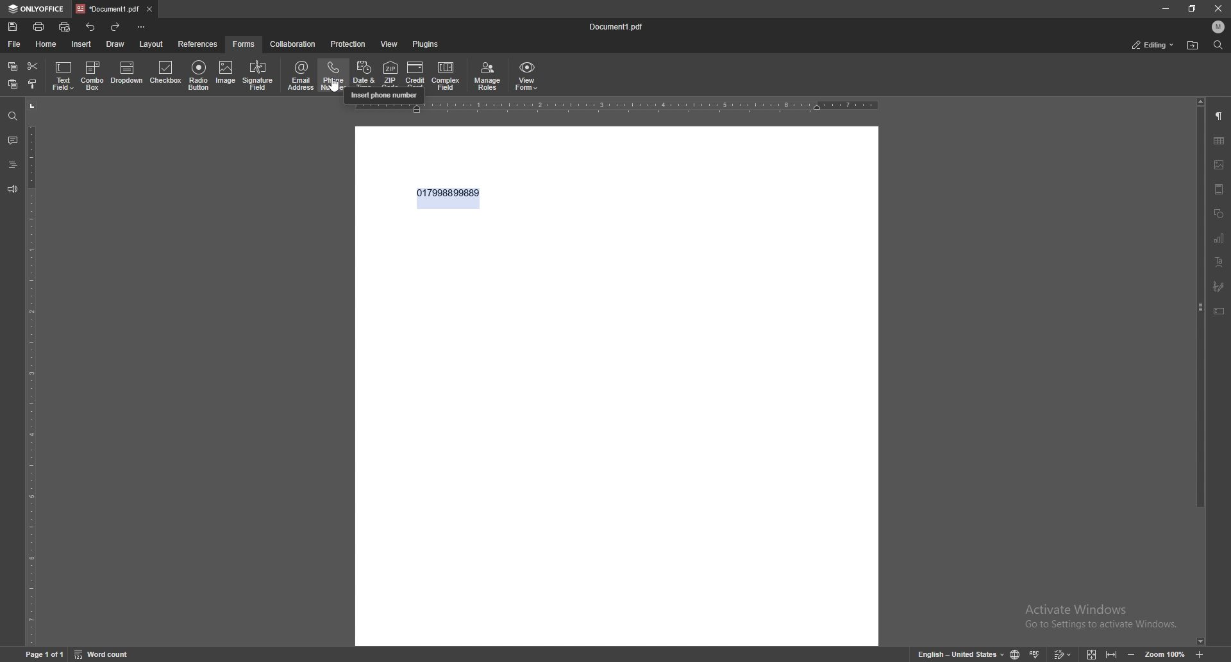  Describe the element at coordinates (1219, 46) in the screenshot. I see `find` at that location.